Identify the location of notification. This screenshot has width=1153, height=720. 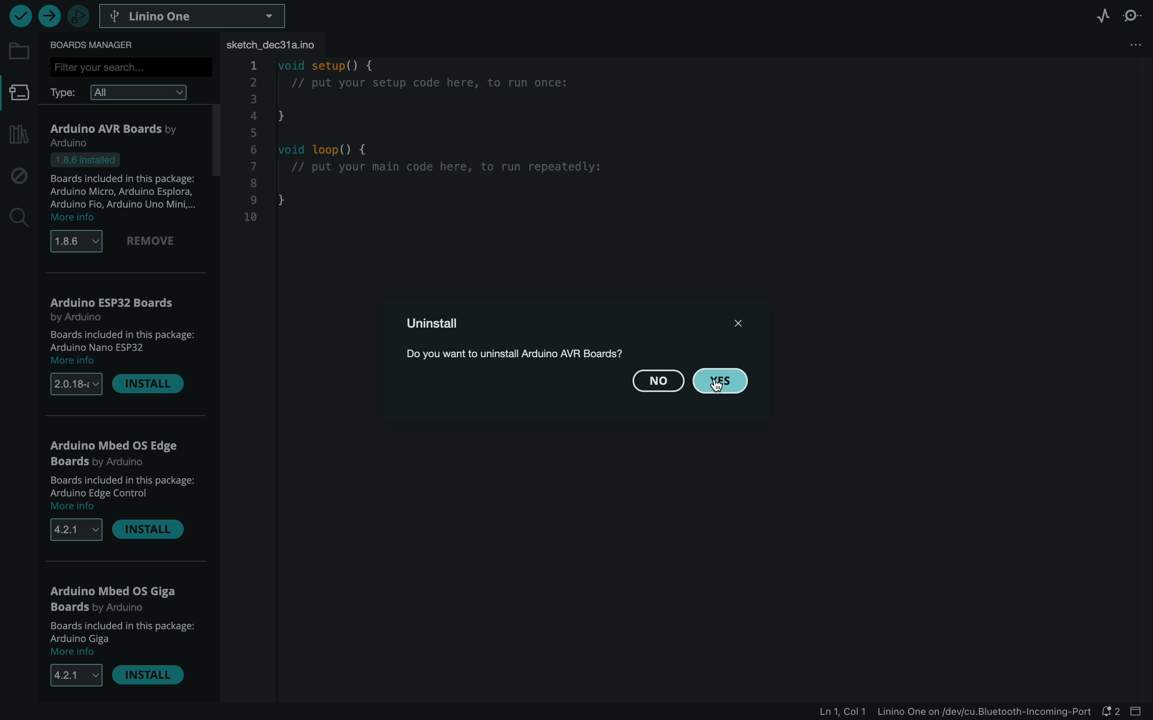
(1114, 712).